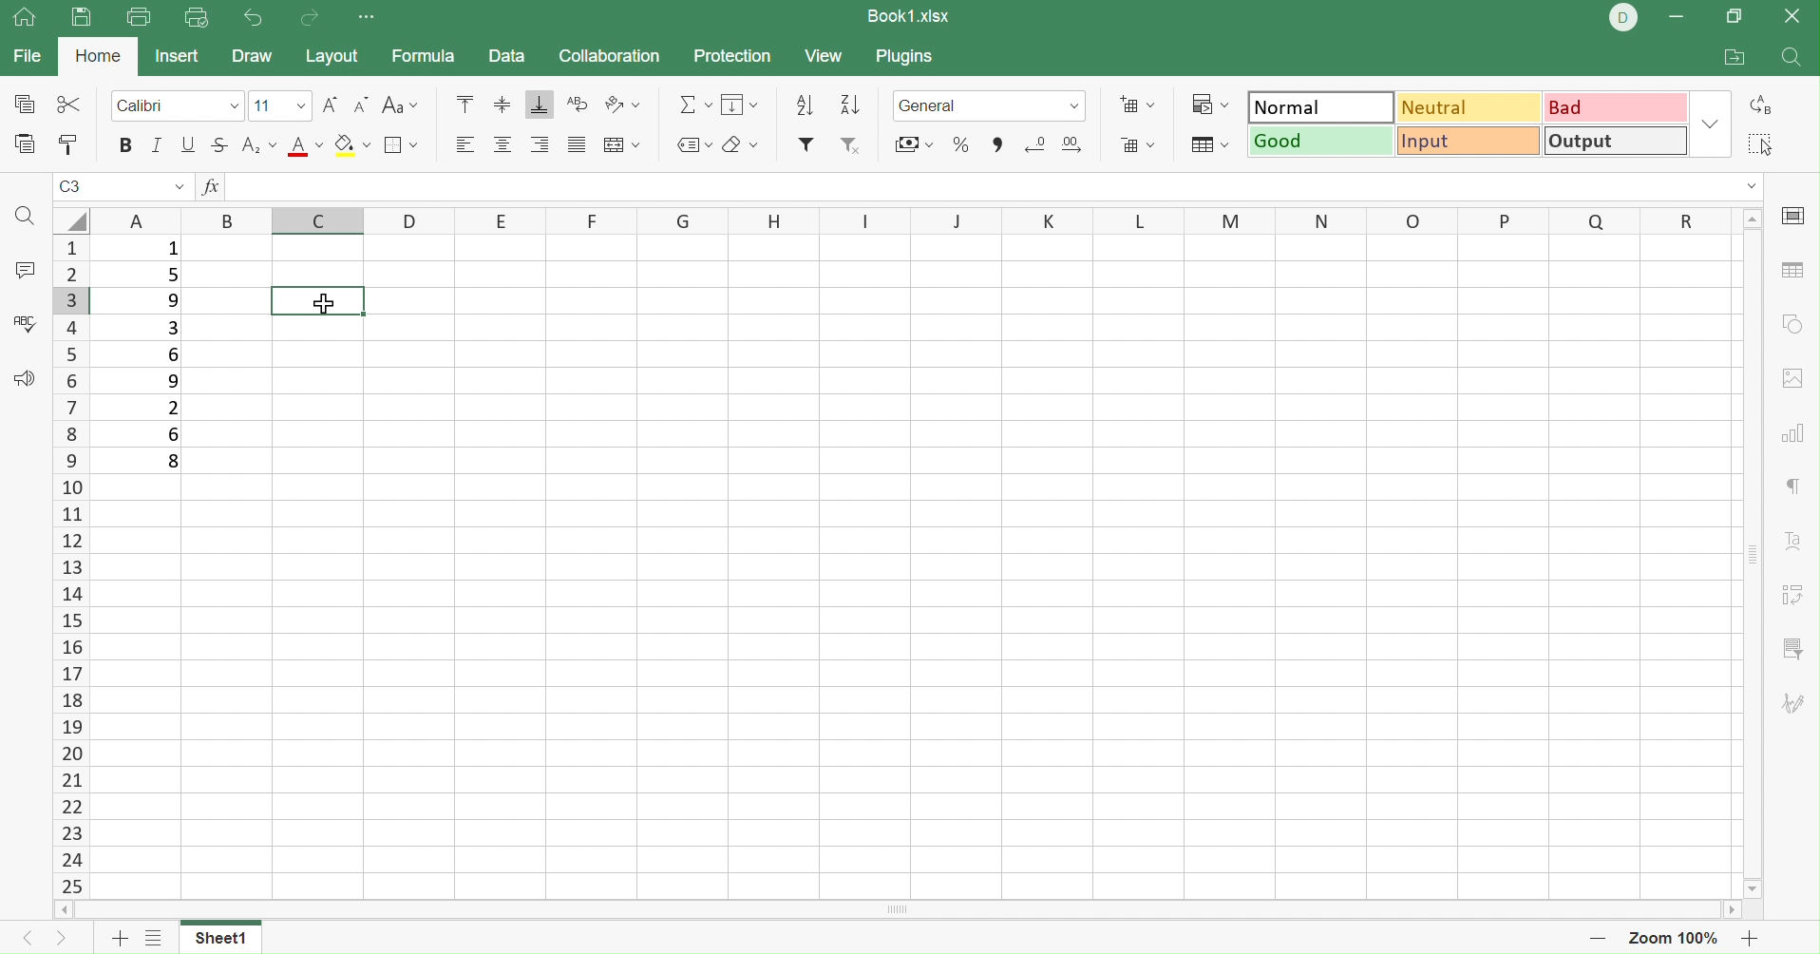 The height and width of the screenshot is (954, 1820). What do you see at coordinates (101, 54) in the screenshot?
I see `Home` at bounding box center [101, 54].